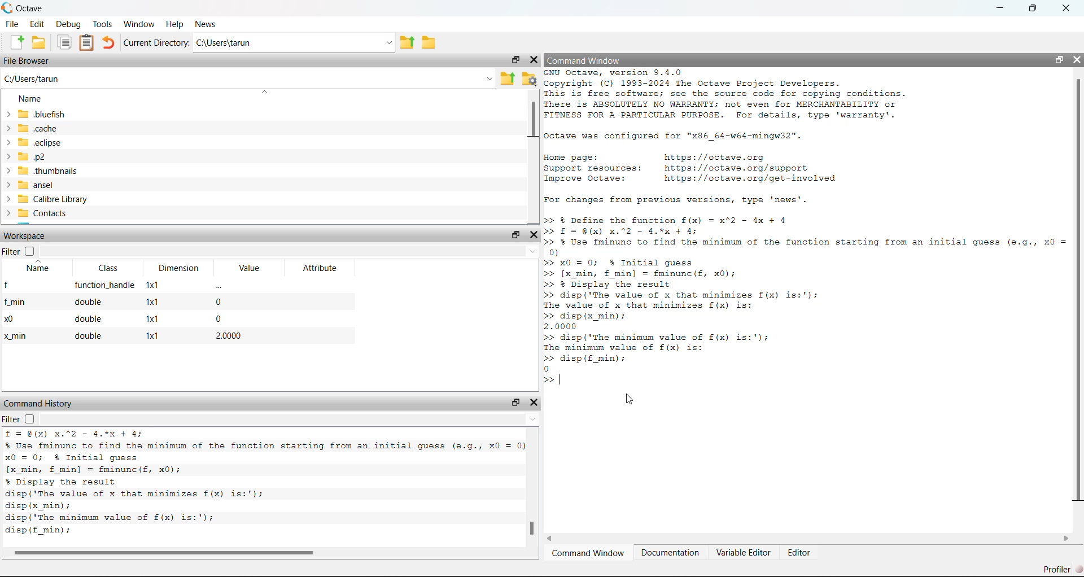  Describe the element at coordinates (807, 301) in the screenshot. I see `>> % Define the function f(x) = x"2 - 4x + 4

>> £= @(X) X.%2 - 4.%% + 4;

>> % Use fminunc to find the minimum of the function starting from an initial guess (e.g., x0 =
0)

>> x0 = 0; % Initial guess

>> [x_min, f min] = fminunc(f, x0);

>> % Display the result

>> disp('The value of x that minimizes f(x) is:');
The value of x that minimizes f(x) is:

>> disp (x_min);

2.0000

>> disp('The minimum value of £(x) is:');

The minimum value of f(x) is:

>> disp (£f_min);

0

>> |` at that location.